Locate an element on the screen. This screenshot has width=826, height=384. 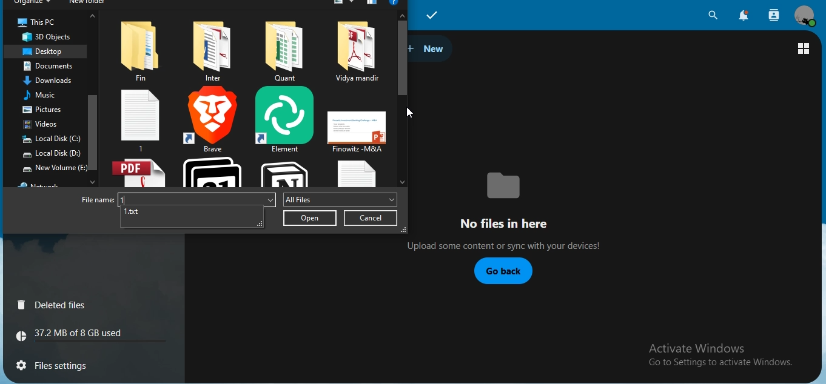
files settings is located at coordinates (71, 363).